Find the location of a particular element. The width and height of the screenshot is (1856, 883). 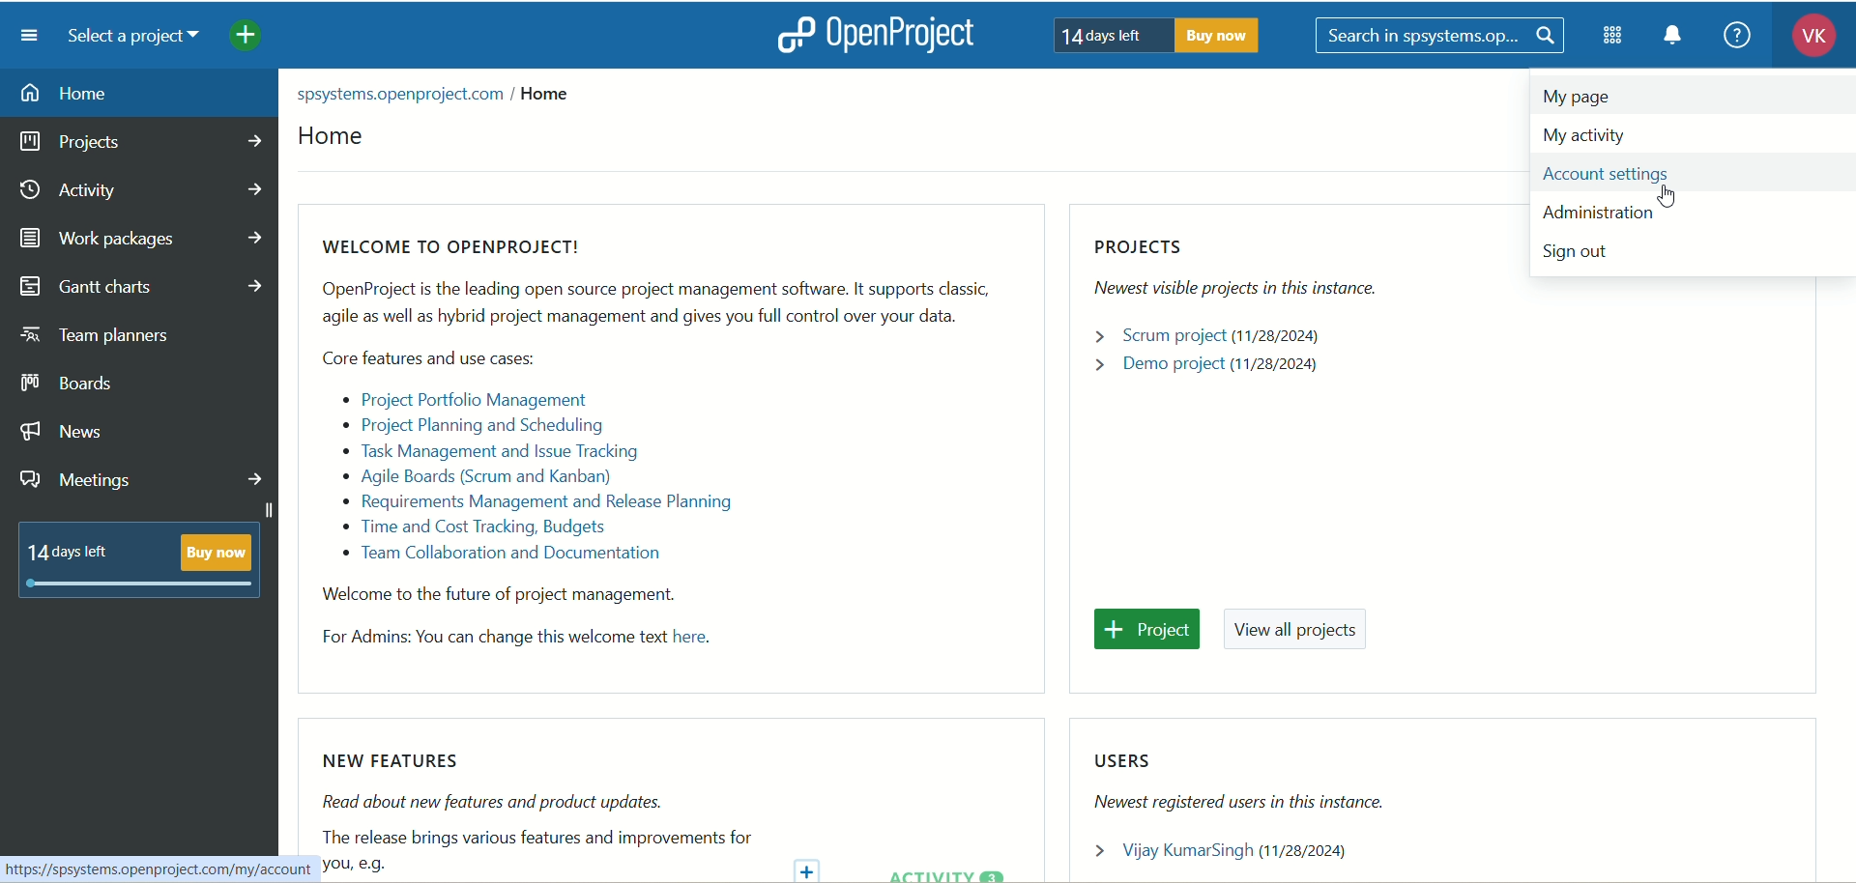

work packages is located at coordinates (141, 239).